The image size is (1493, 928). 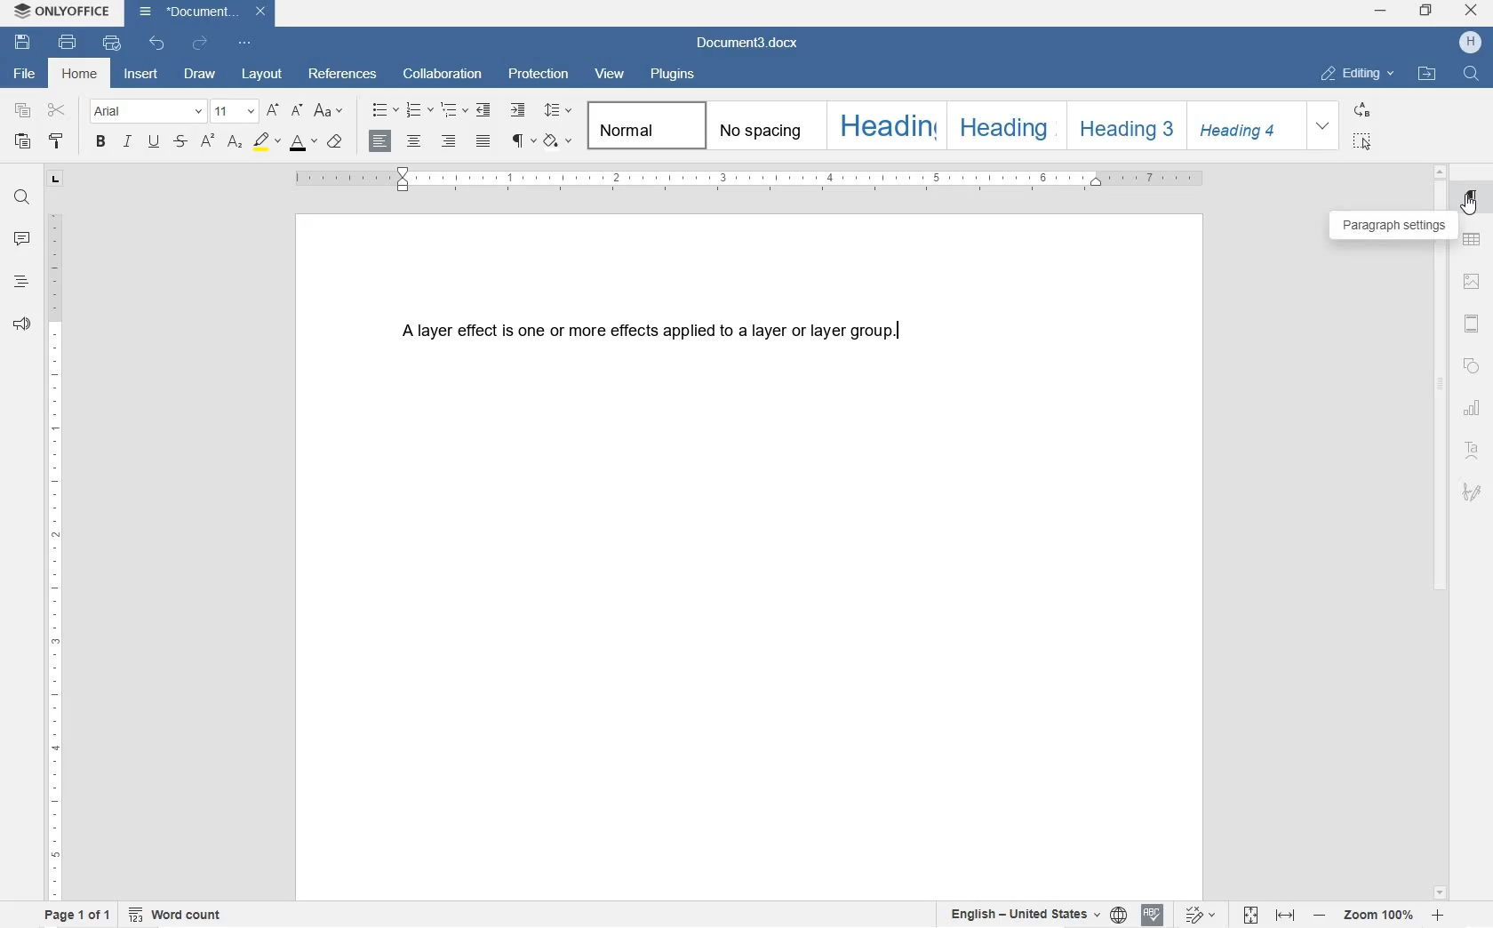 I want to click on SELECT ALL, so click(x=1362, y=140).